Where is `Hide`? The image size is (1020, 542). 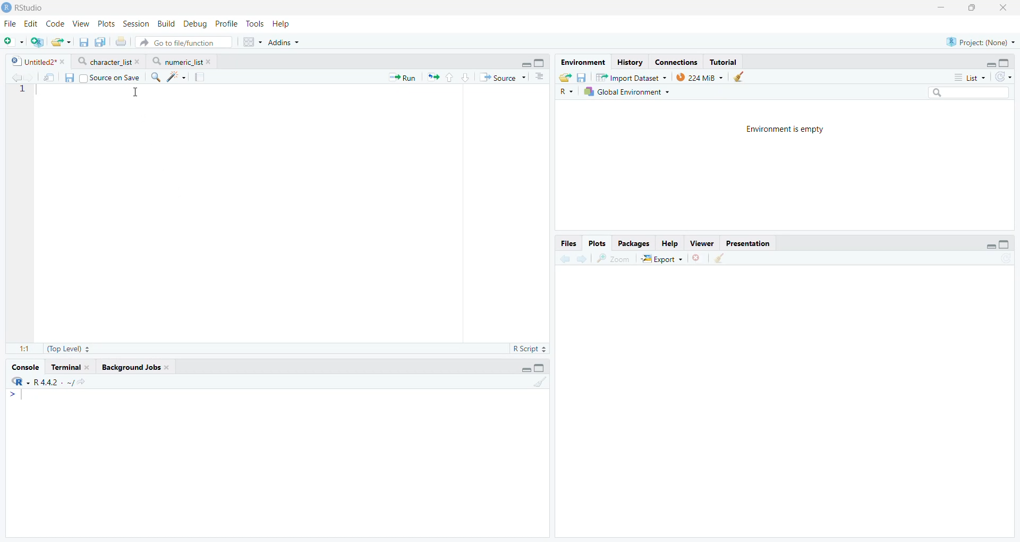 Hide is located at coordinates (990, 64).